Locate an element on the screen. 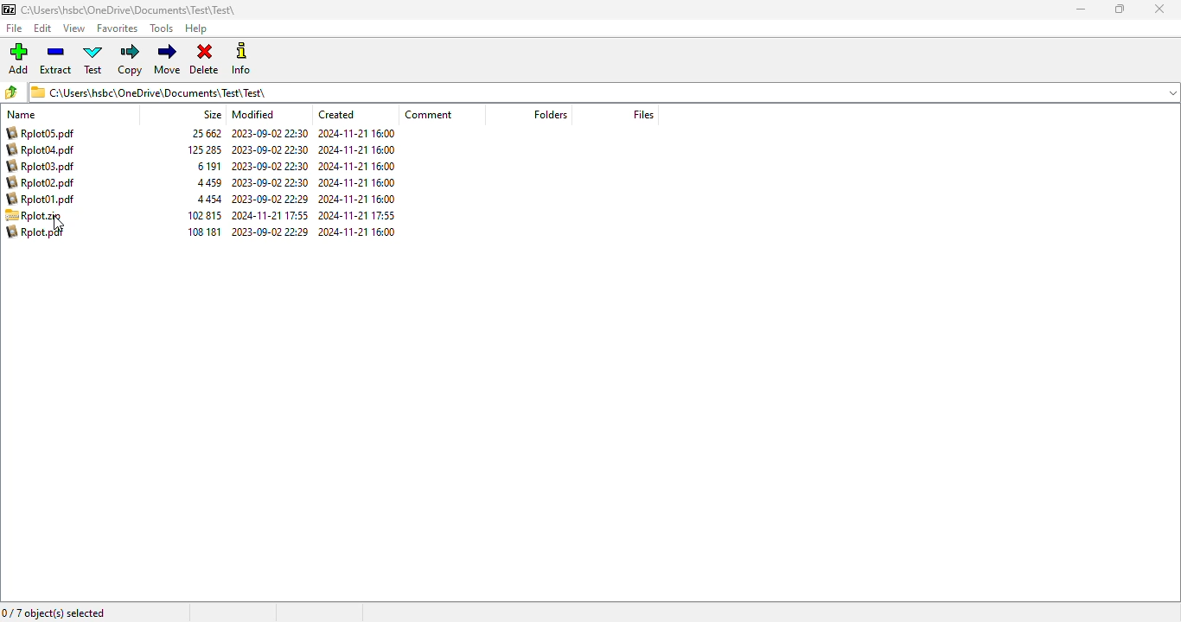  move is located at coordinates (167, 59).